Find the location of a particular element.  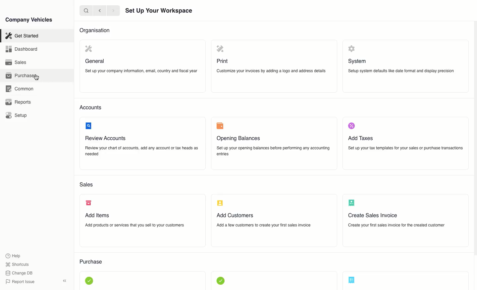

icon is located at coordinates (221, 280).